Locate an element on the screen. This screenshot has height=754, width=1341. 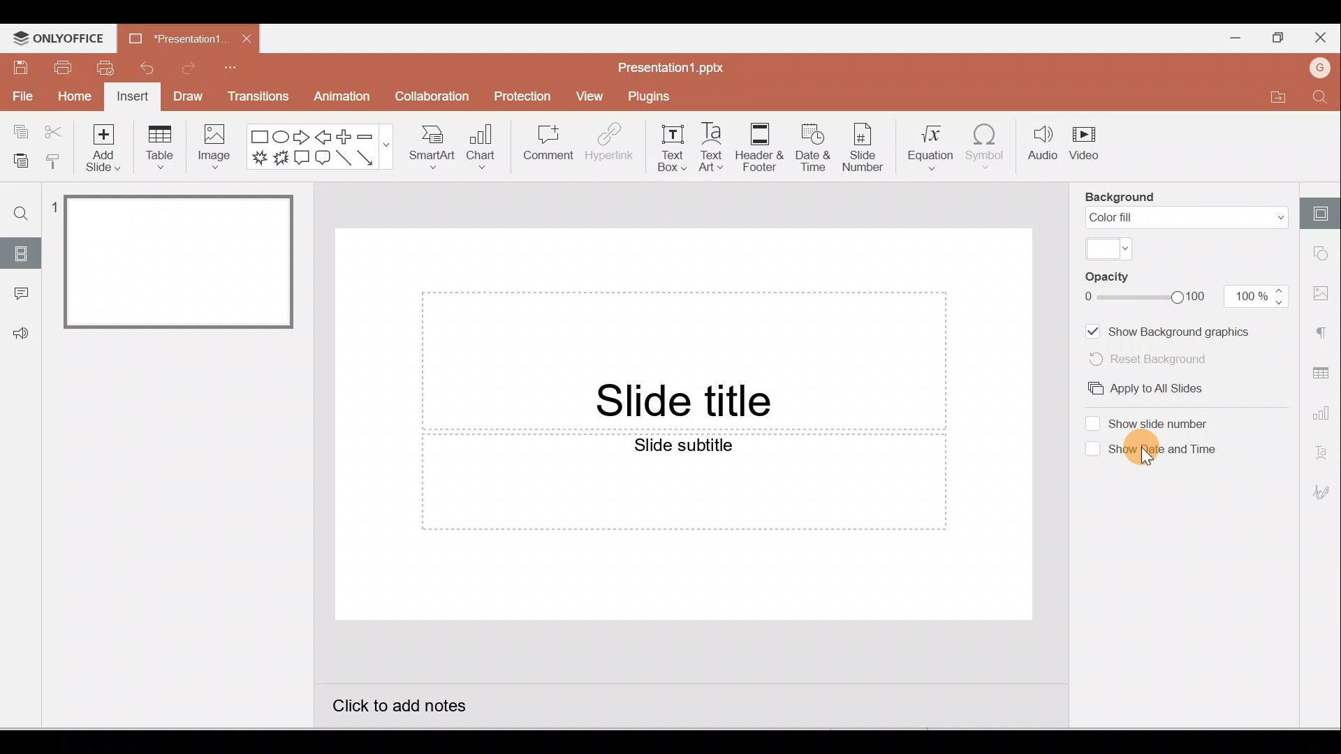
Text box is located at coordinates (673, 147).